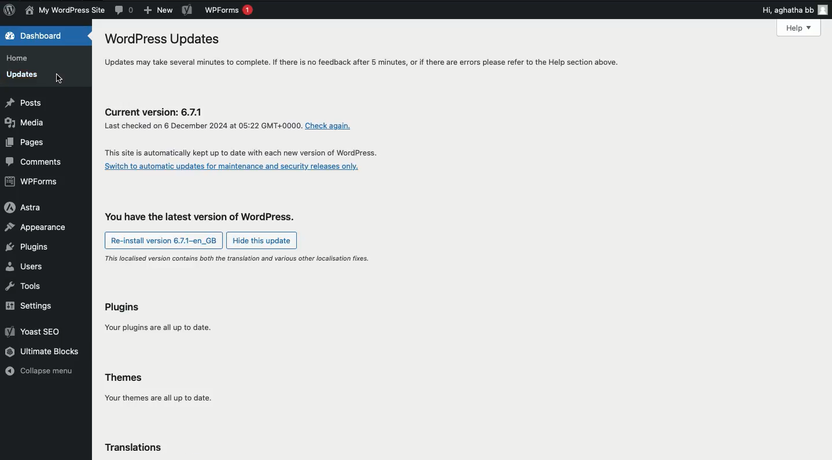 The image size is (832, 460). I want to click on Astra, so click(23, 207).